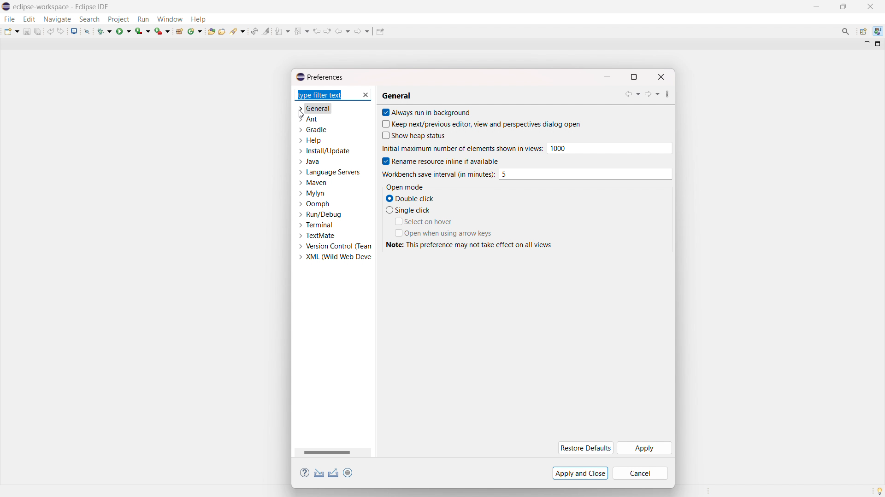  Describe the element at coordinates (383, 123) in the screenshot. I see `Checkbox` at that location.